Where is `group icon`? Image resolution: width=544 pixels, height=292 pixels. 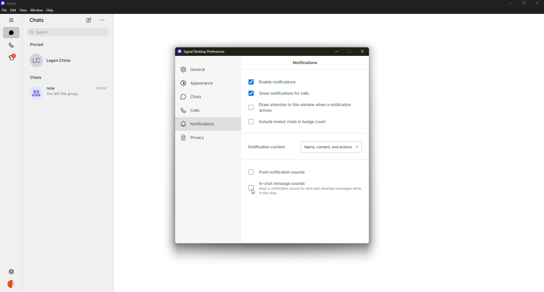
group icon is located at coordinates (36, 93).